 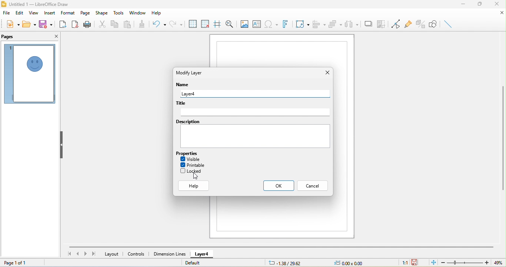 What do you see at coordinates (7, 14) in the screenshot?
I see `file` at bounding box center [7, 14].